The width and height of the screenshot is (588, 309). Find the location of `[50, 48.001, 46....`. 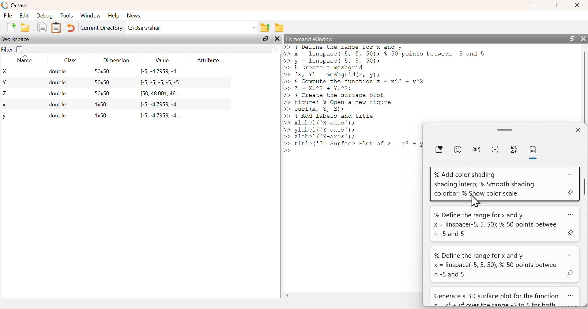

[50, 48.001, 46.... is located at coordinates (161, 94).